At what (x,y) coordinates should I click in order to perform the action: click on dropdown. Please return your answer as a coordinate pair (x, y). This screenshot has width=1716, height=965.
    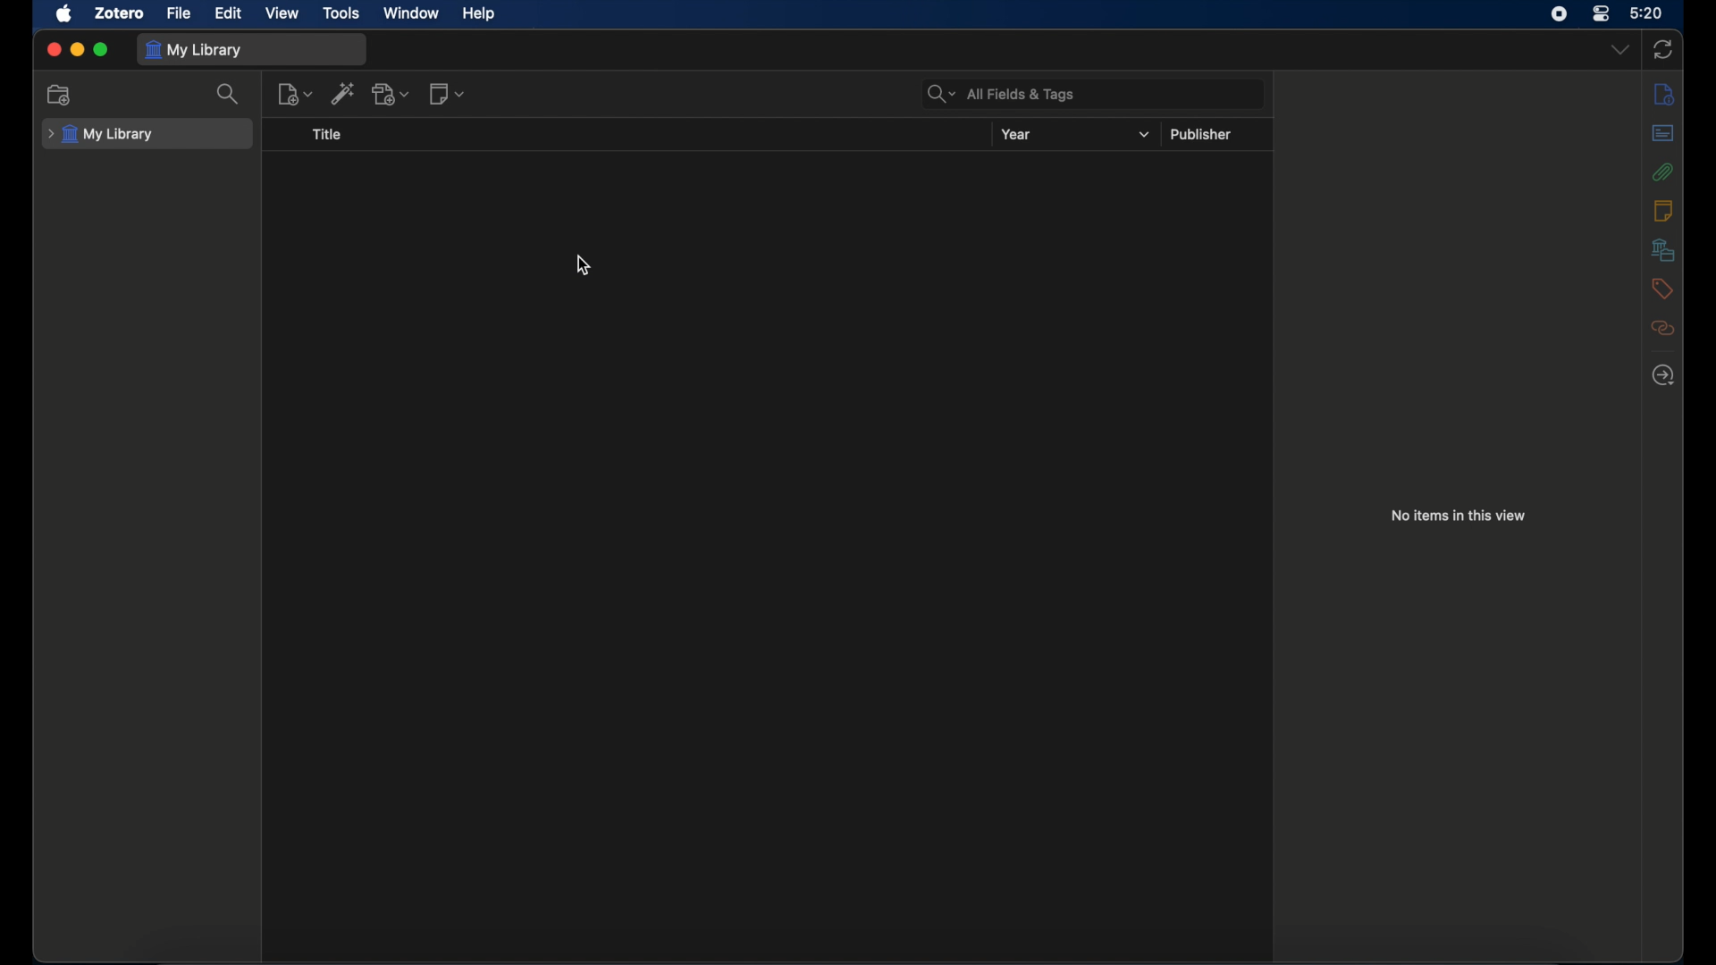
    Looking at the image, I should click on (1619, 48).